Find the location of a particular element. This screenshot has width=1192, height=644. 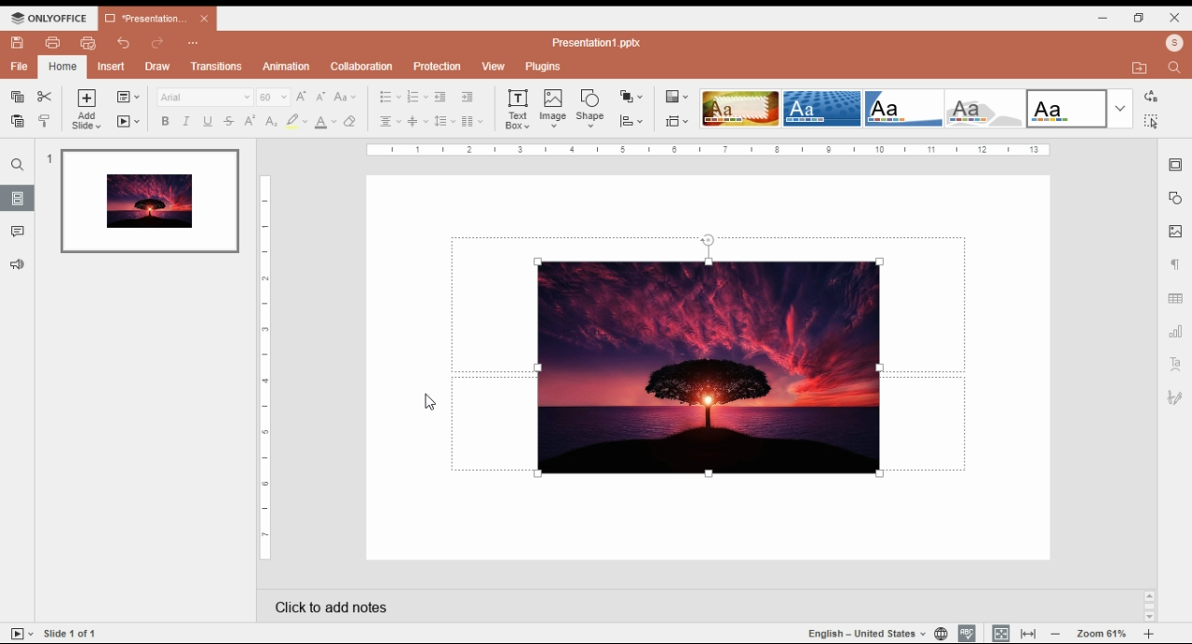

subscript is located at coordinates (271, 122).